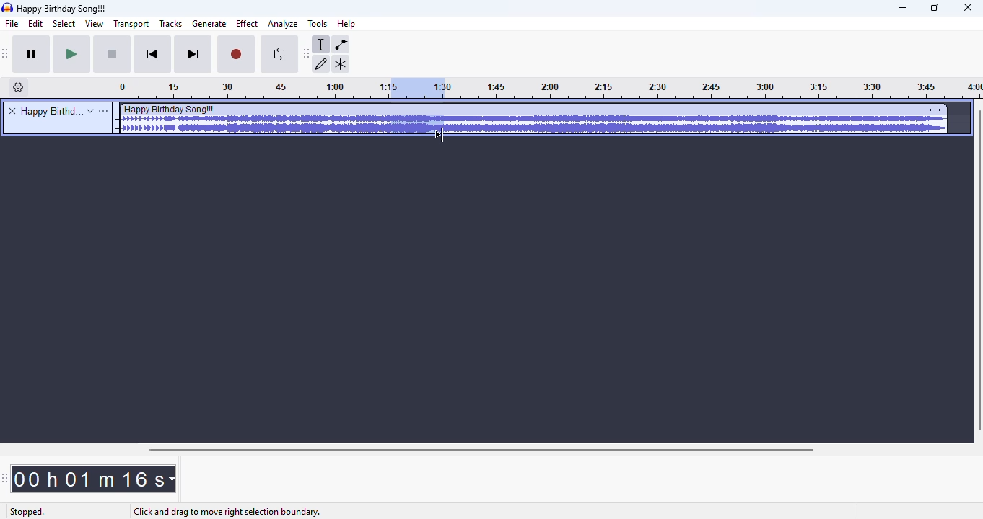 The height and width of the screenshot is (519, 983). I want to click on envelope tool, so click(341, 45).